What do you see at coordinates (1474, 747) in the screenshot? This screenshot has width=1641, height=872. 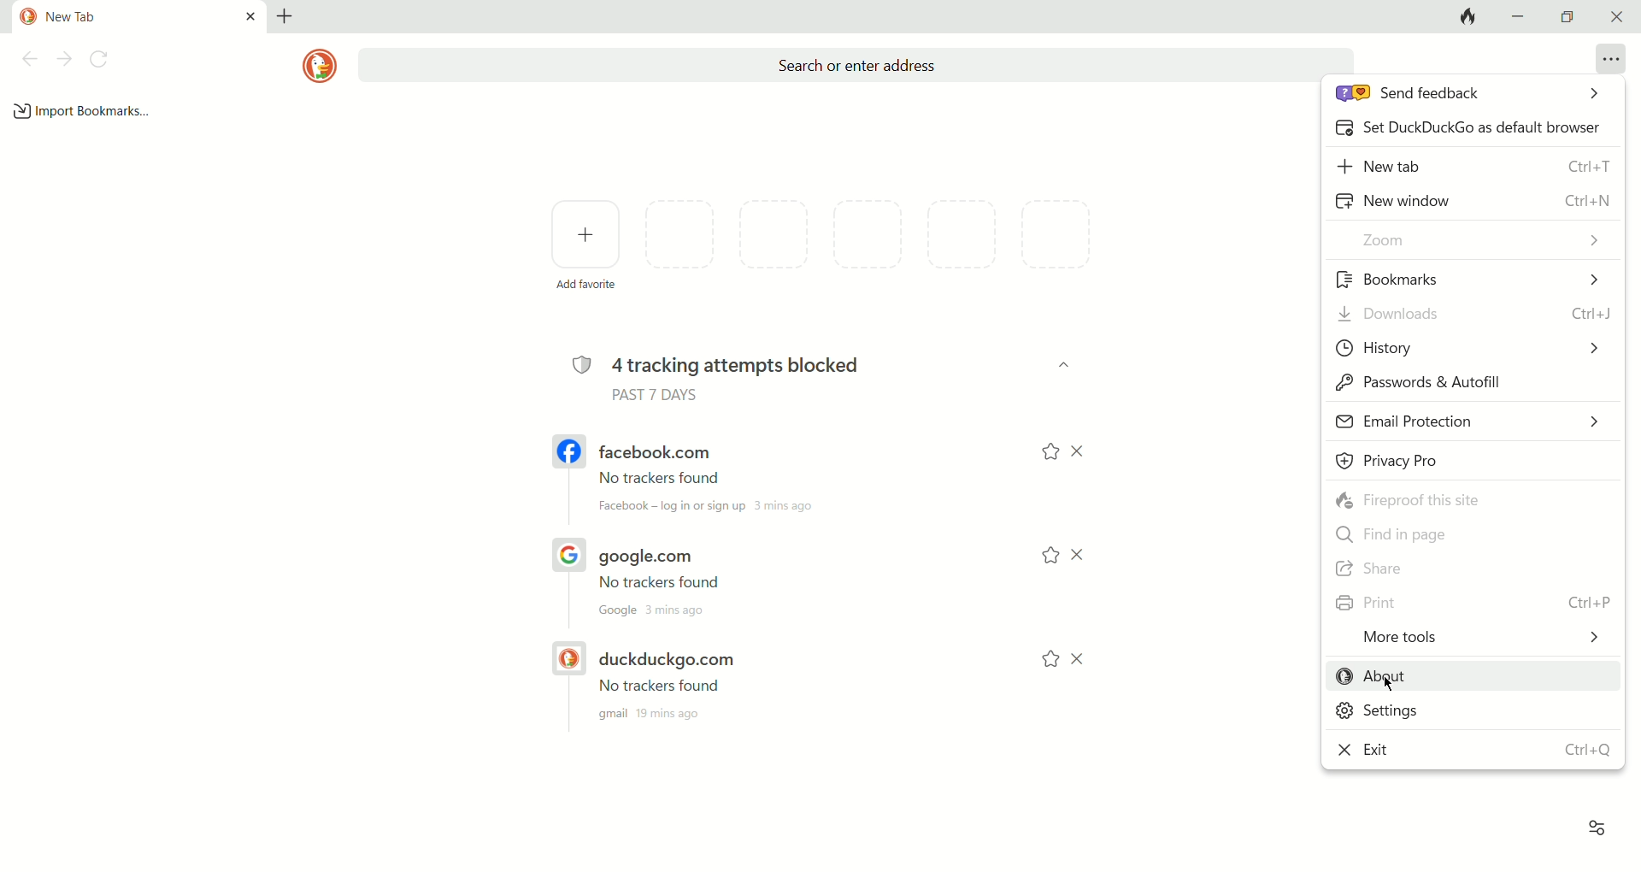 I see `exit` at bounding box center [1474, 747].